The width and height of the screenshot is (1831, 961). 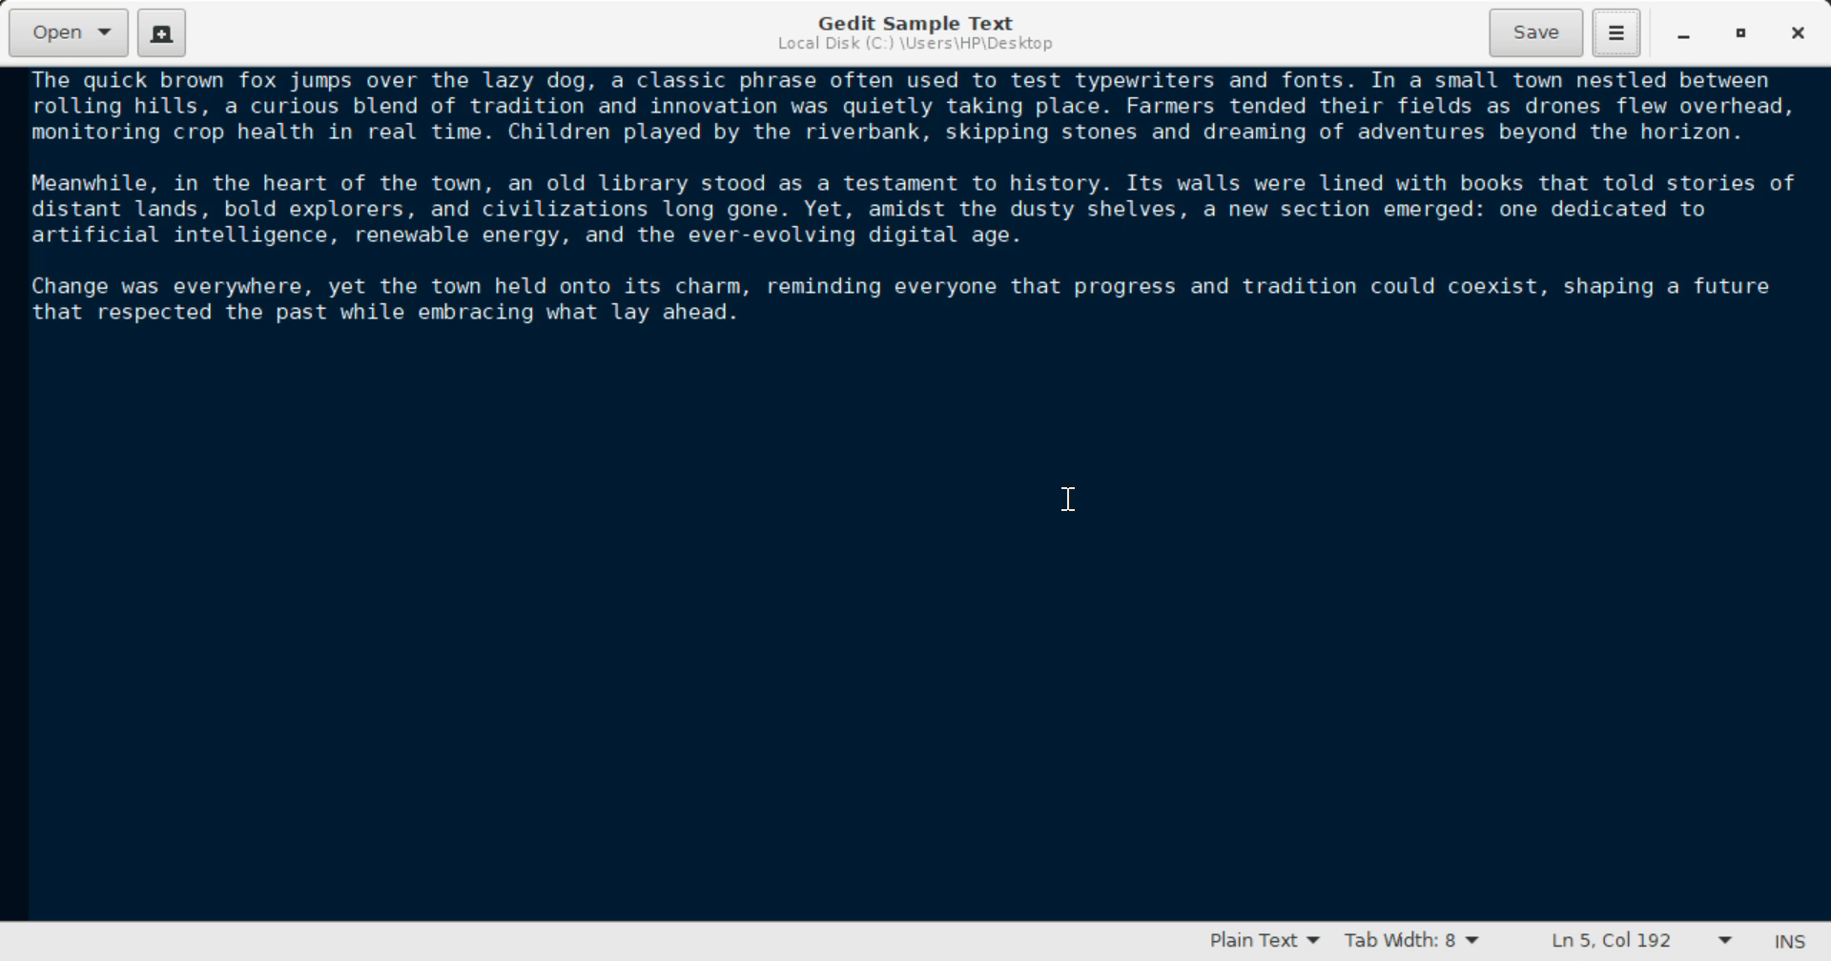 What do you see at coordinates (1743, 34) in the screenshot?
I see `Minimize` at bounding box center [1743, 34].